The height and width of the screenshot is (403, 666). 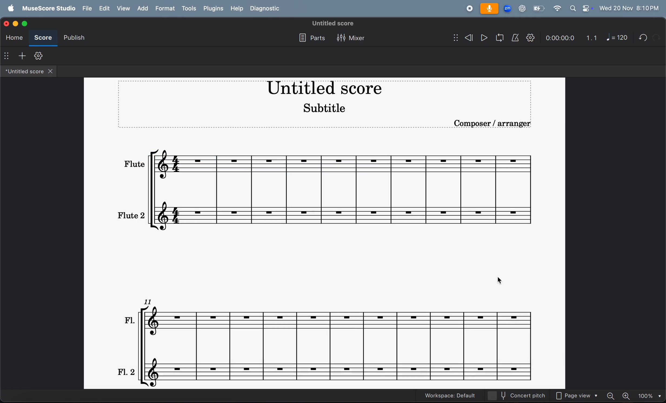 What do you see at coordinates (266, 10) in the screenshot?
I see `diagnostic` at bounding box center [266, 10].